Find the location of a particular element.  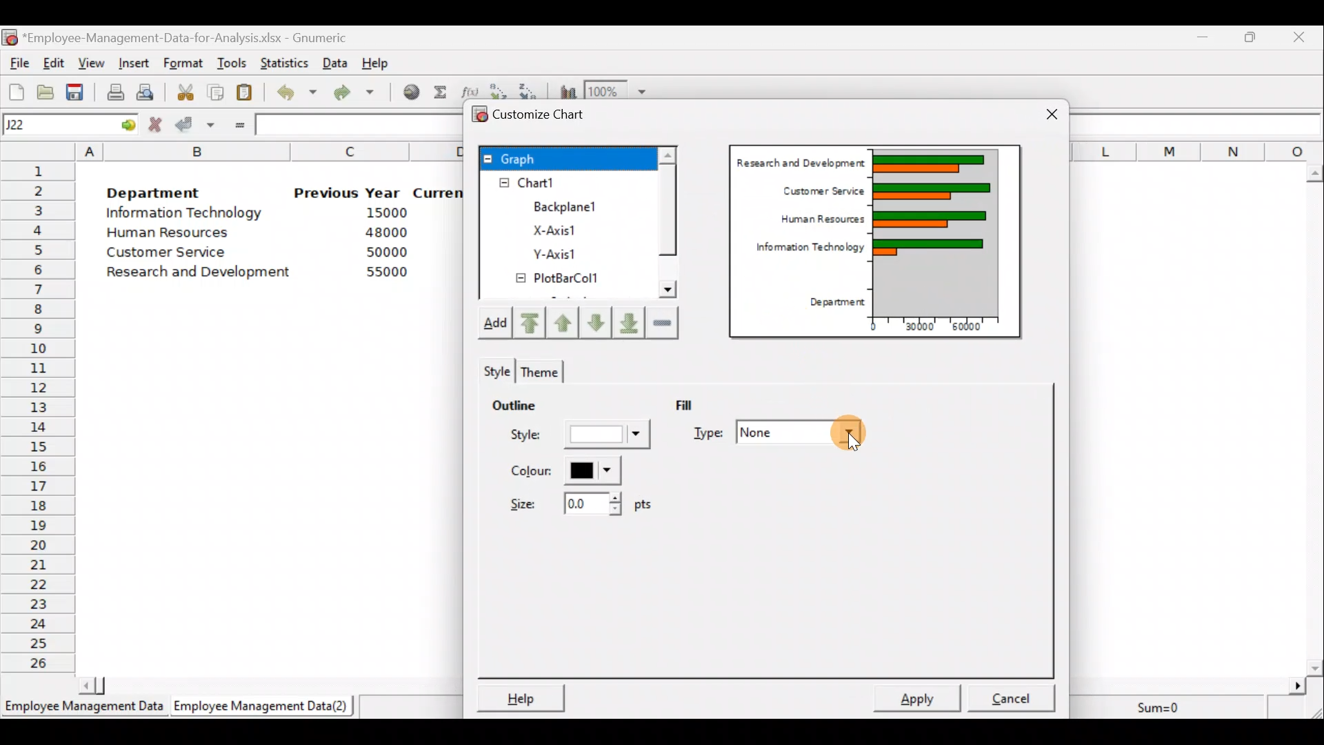

Statistics is located at coordinates (285, 59).